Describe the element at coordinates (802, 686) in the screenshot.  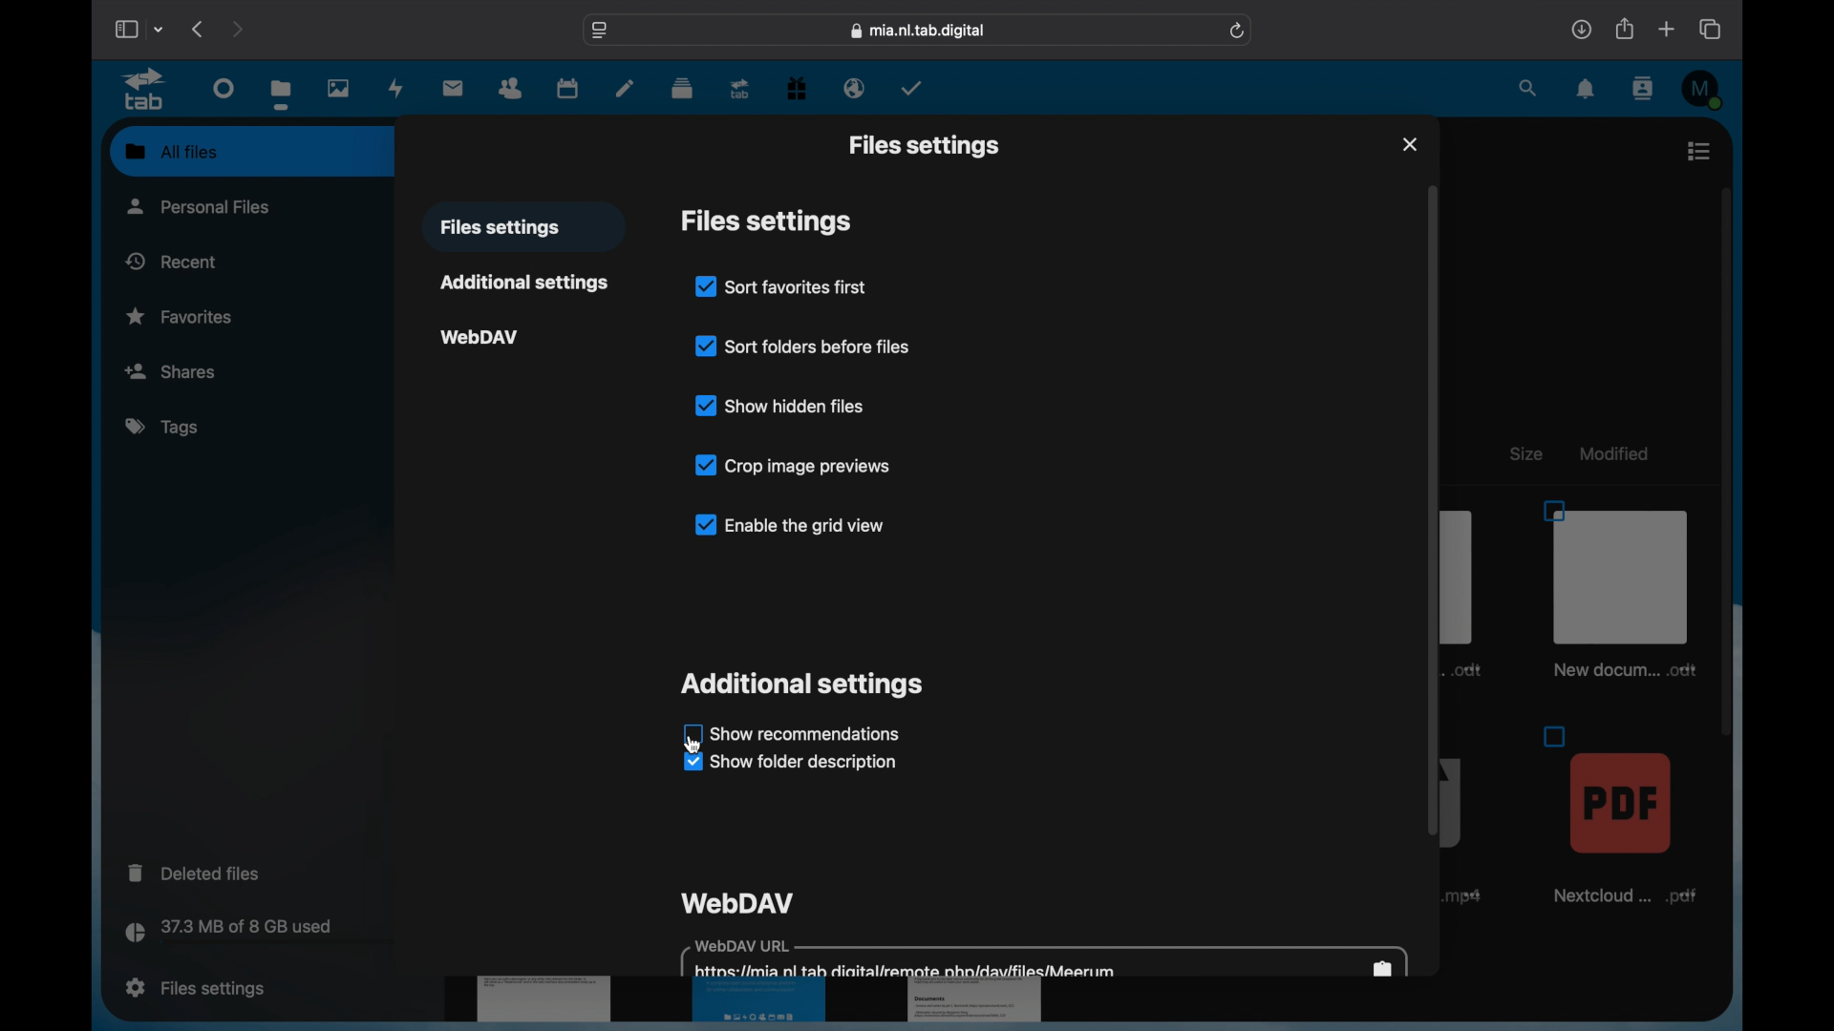
I see `additional settings` at that location.